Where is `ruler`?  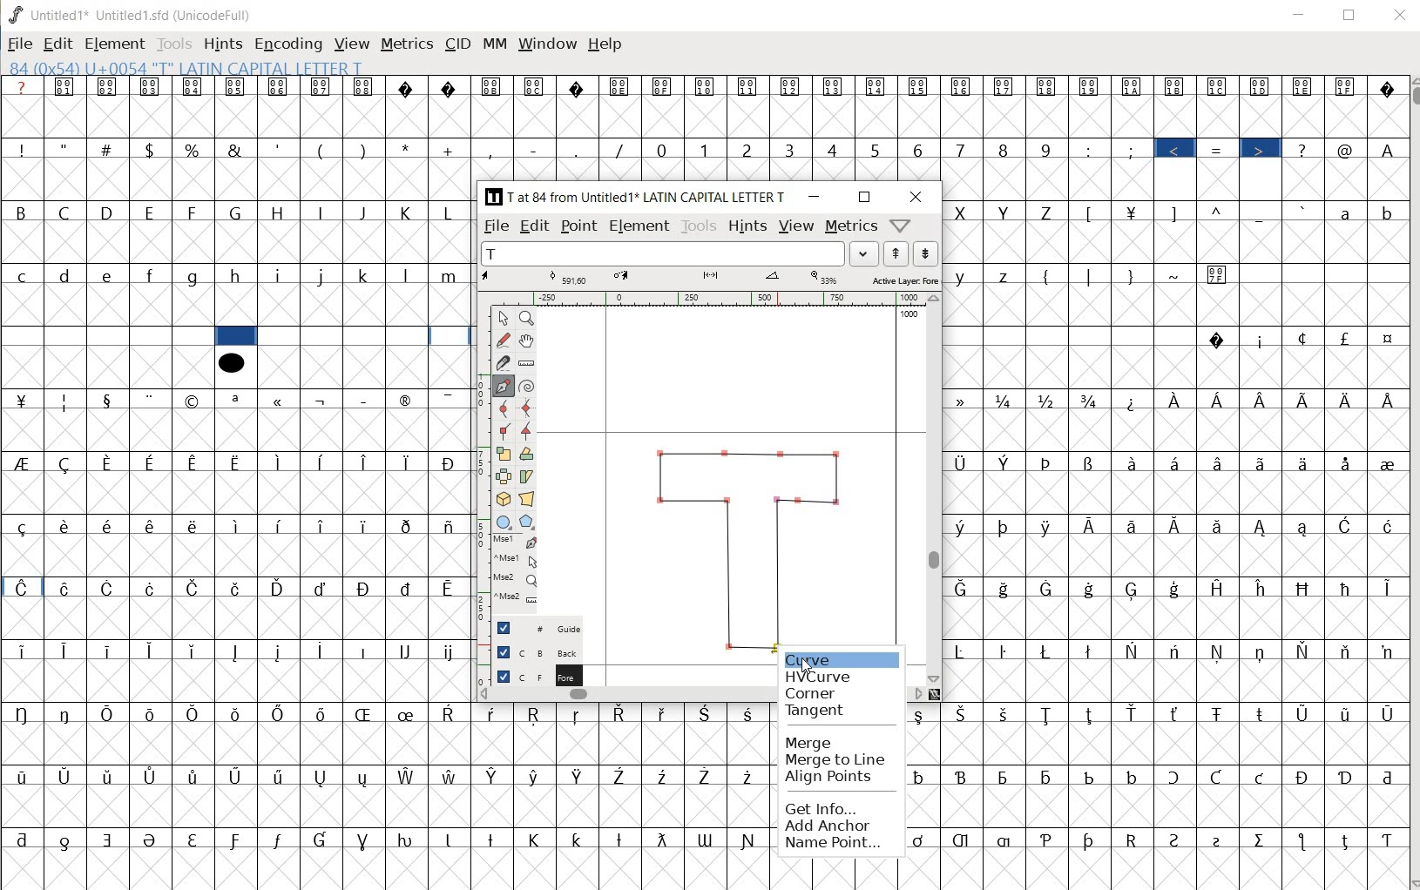 ruler is located at coordinates (479, 459).